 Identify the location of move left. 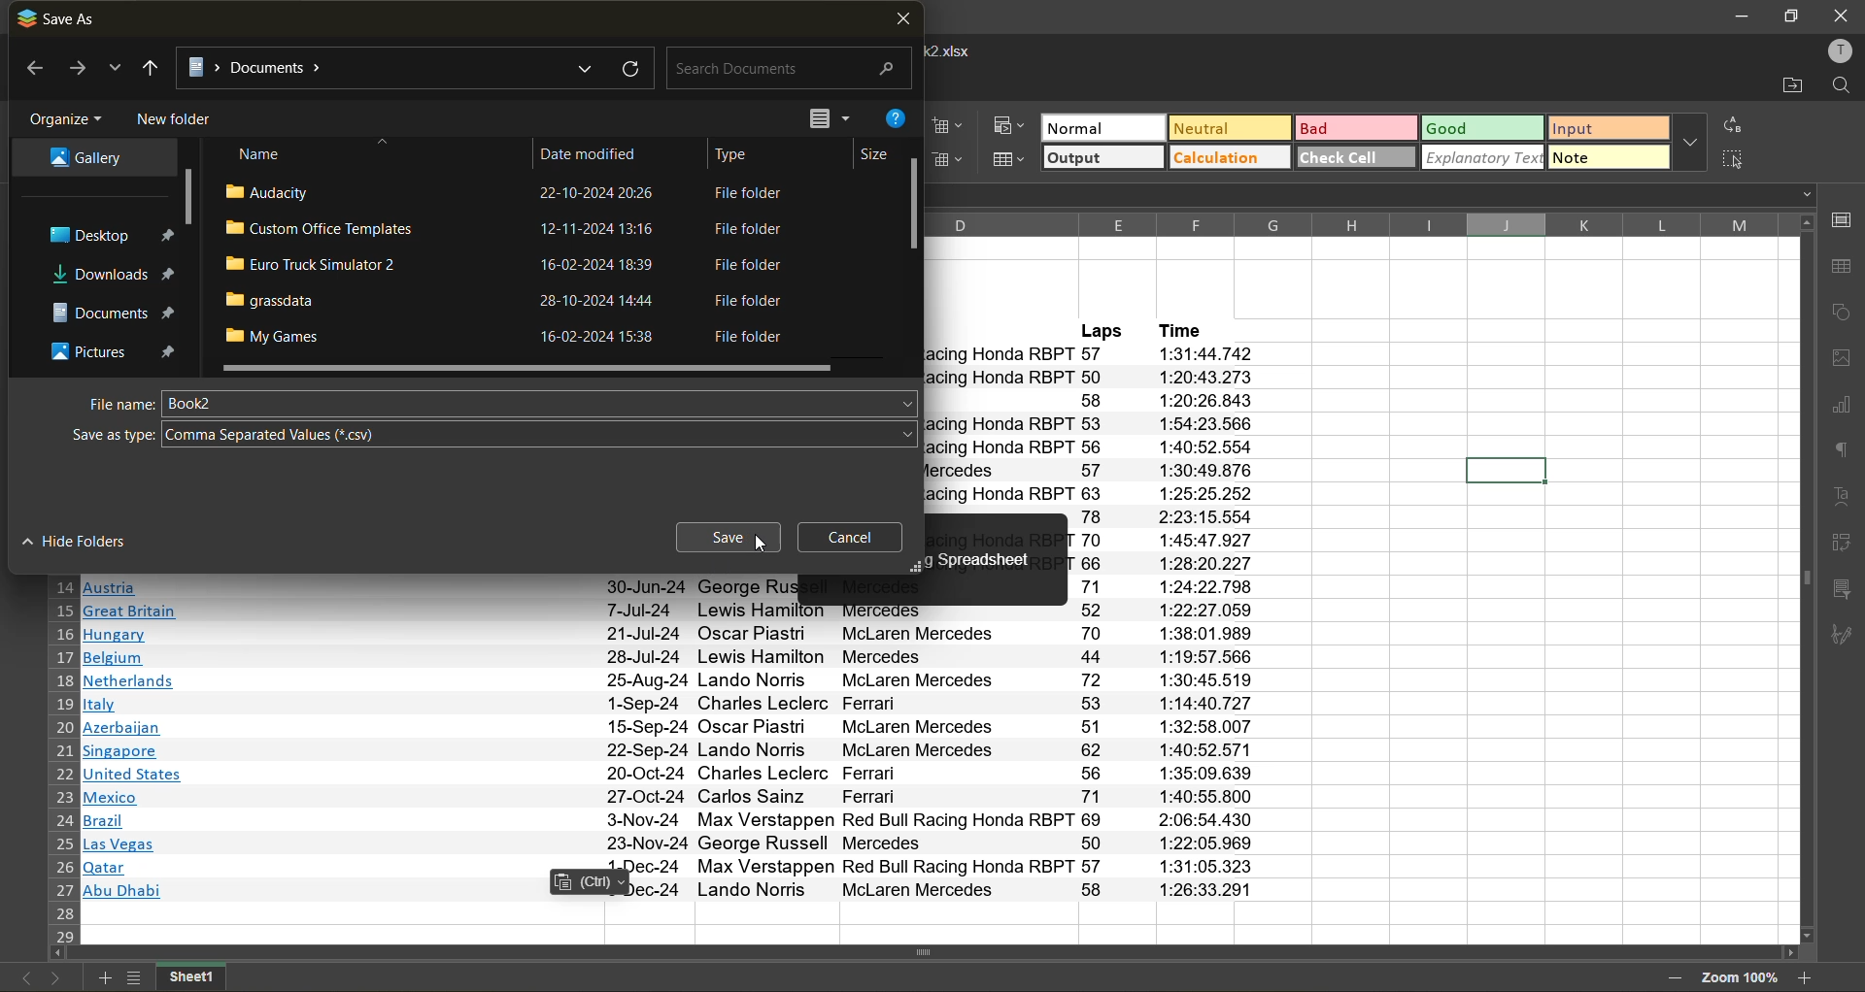
(58, 955).